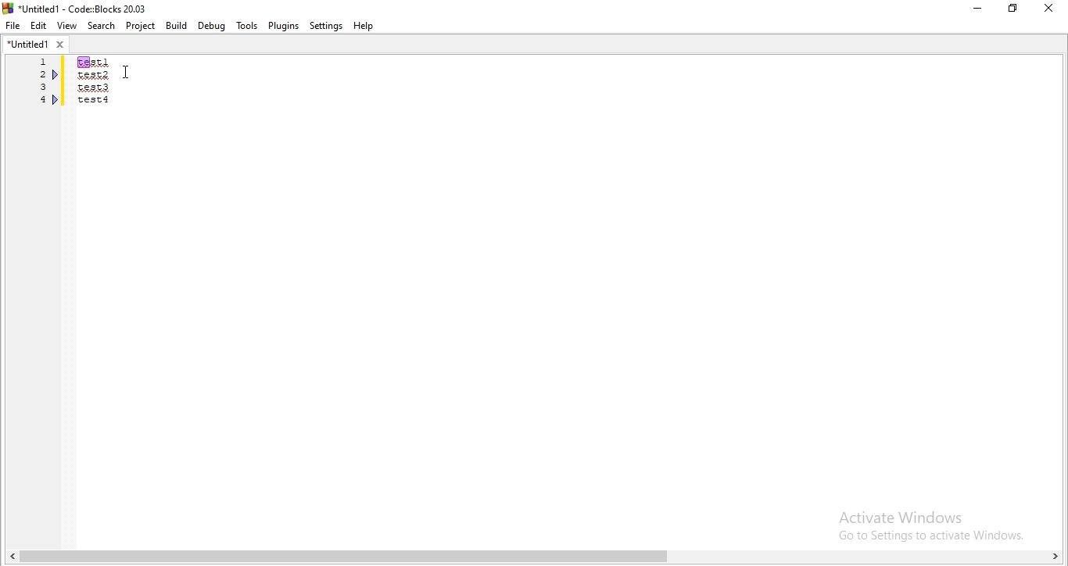 The height and width of the screenshot is (566, 1068). Describe the element at coordinates (95, 80) in the screenshot. I see `test1/test2/test3/test4 ` at that location.